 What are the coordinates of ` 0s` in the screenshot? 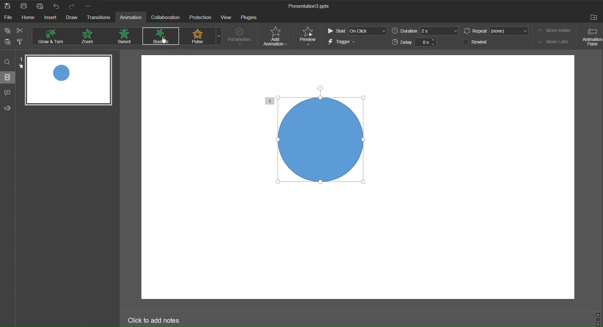 It's located at (423, 43).